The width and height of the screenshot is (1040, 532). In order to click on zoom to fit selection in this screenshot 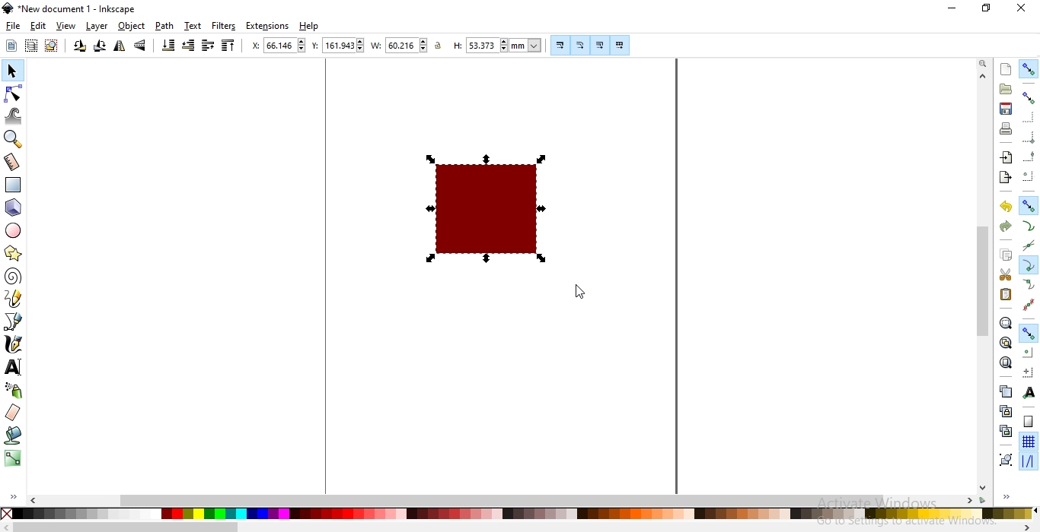, I will do `click(1006, 322)`.